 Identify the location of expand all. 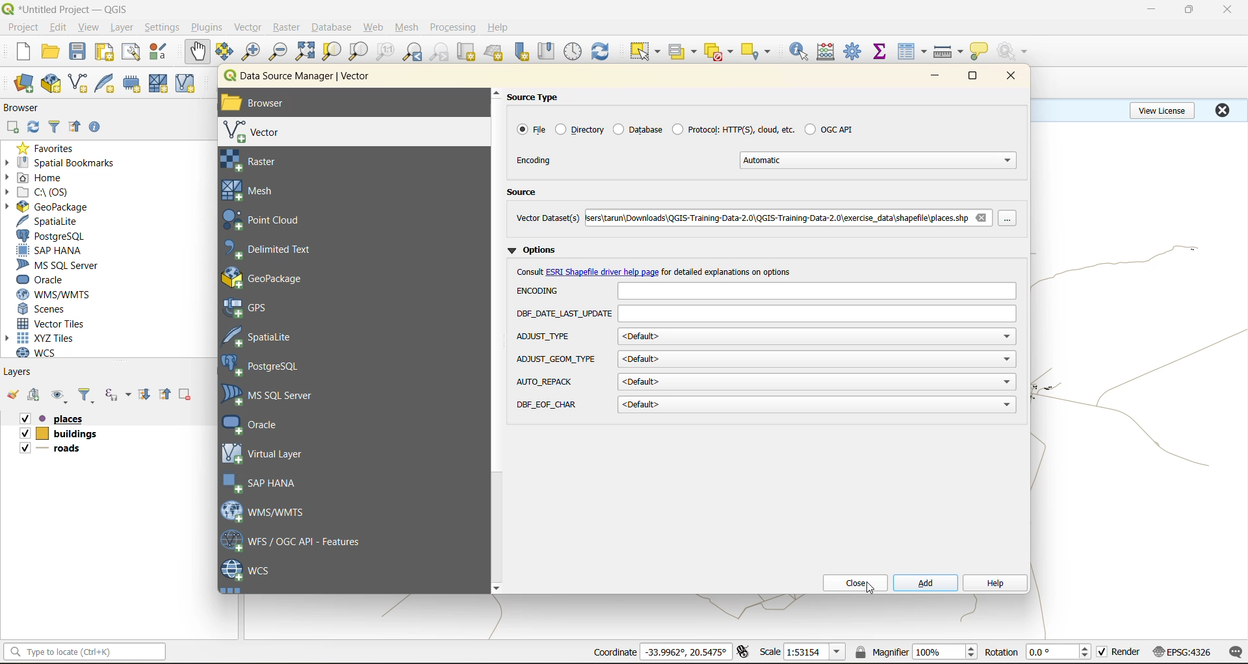
(144, 394).